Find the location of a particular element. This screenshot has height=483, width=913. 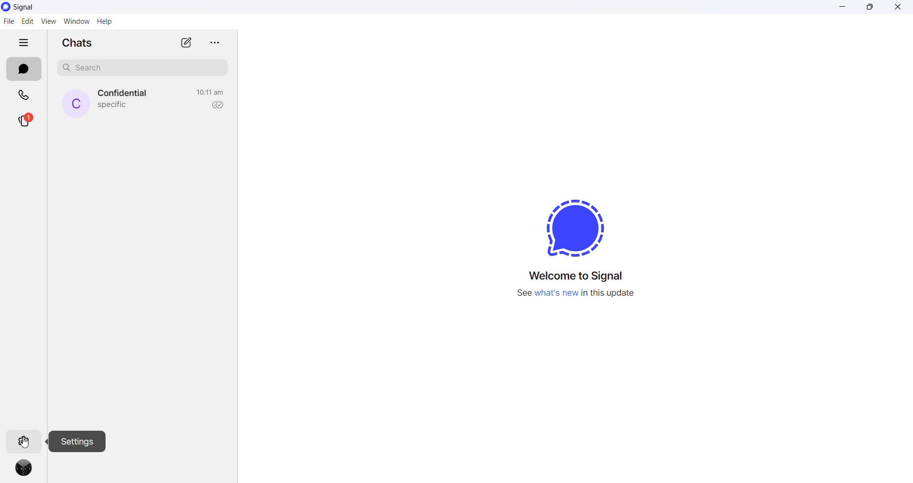

file is located at coordinates (9, 21).